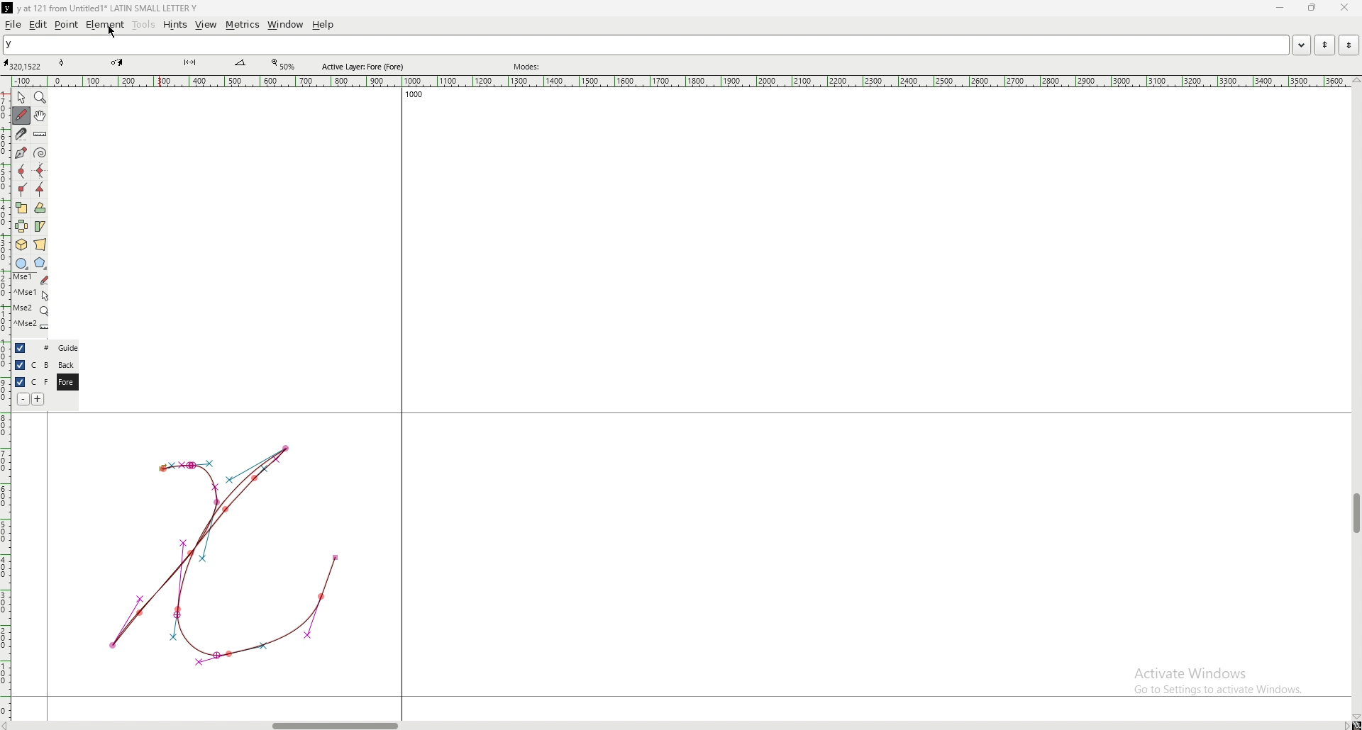  I want to click on help, so click(323, 25).